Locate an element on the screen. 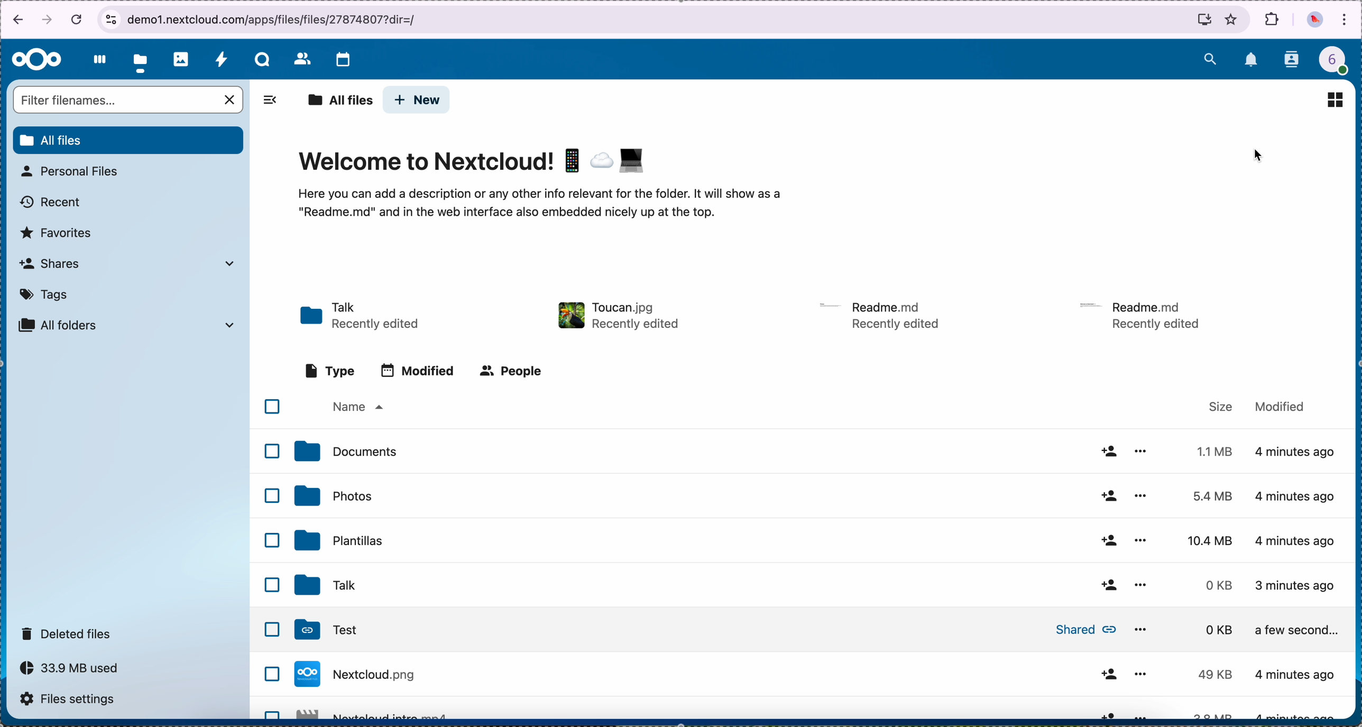 This screenshot has height=727, width=1362. cancel is located at coordinates (78, 19).